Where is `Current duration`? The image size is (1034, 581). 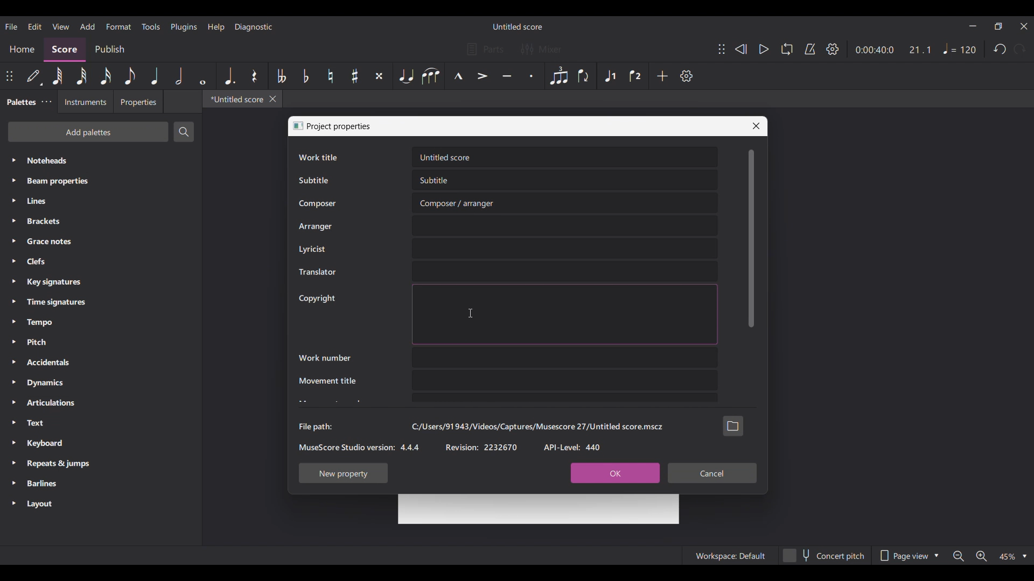
Current duration is located at coordinates (875, 49).